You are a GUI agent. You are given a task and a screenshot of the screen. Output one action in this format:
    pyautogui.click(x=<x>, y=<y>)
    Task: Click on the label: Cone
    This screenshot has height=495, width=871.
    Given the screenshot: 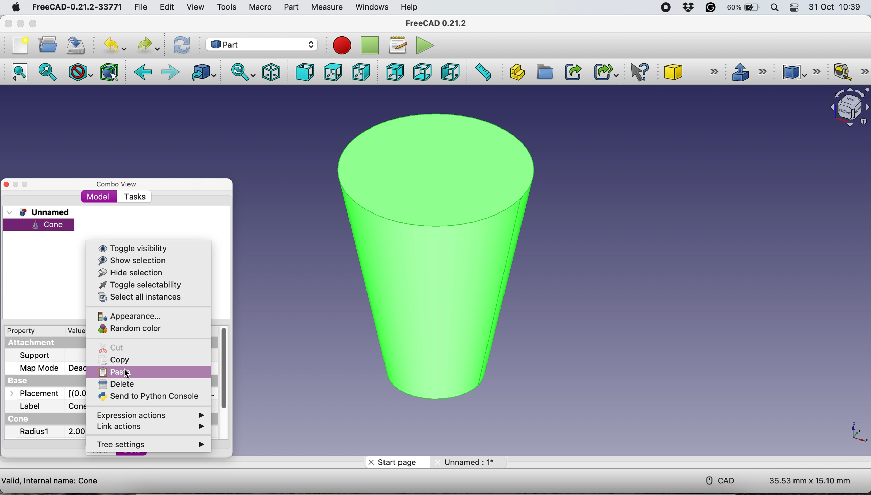 What is the action you would take?
    pyautogui.click(x=49, y=406)
    